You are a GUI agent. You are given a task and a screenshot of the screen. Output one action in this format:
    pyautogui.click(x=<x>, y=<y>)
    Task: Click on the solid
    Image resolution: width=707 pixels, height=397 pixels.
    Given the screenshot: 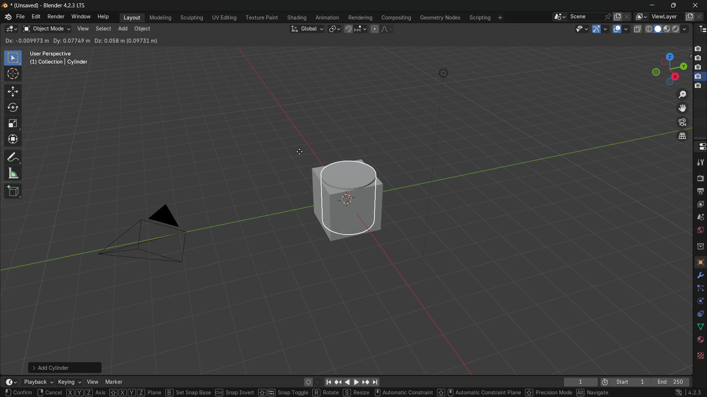 What is the action you would take?
    pyautogui.click(x=658, y=29)
    